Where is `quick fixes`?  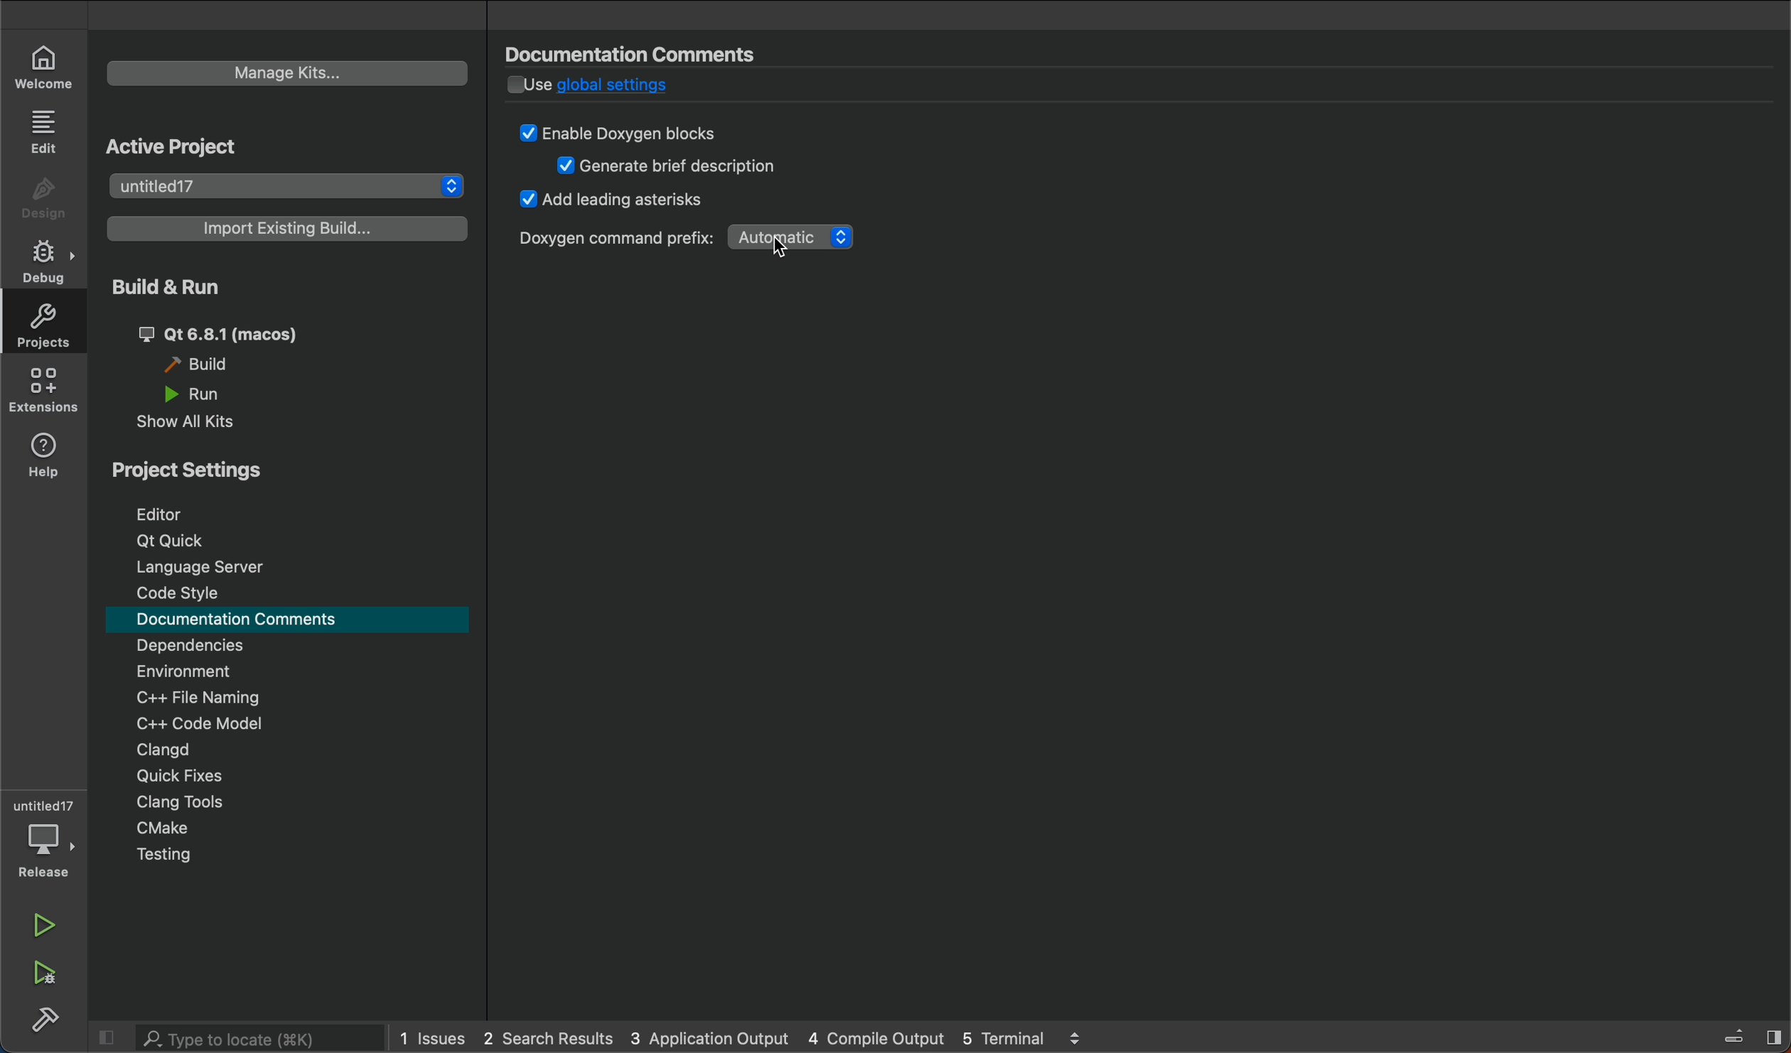 quick fixes is located at coordinates (188, 776).